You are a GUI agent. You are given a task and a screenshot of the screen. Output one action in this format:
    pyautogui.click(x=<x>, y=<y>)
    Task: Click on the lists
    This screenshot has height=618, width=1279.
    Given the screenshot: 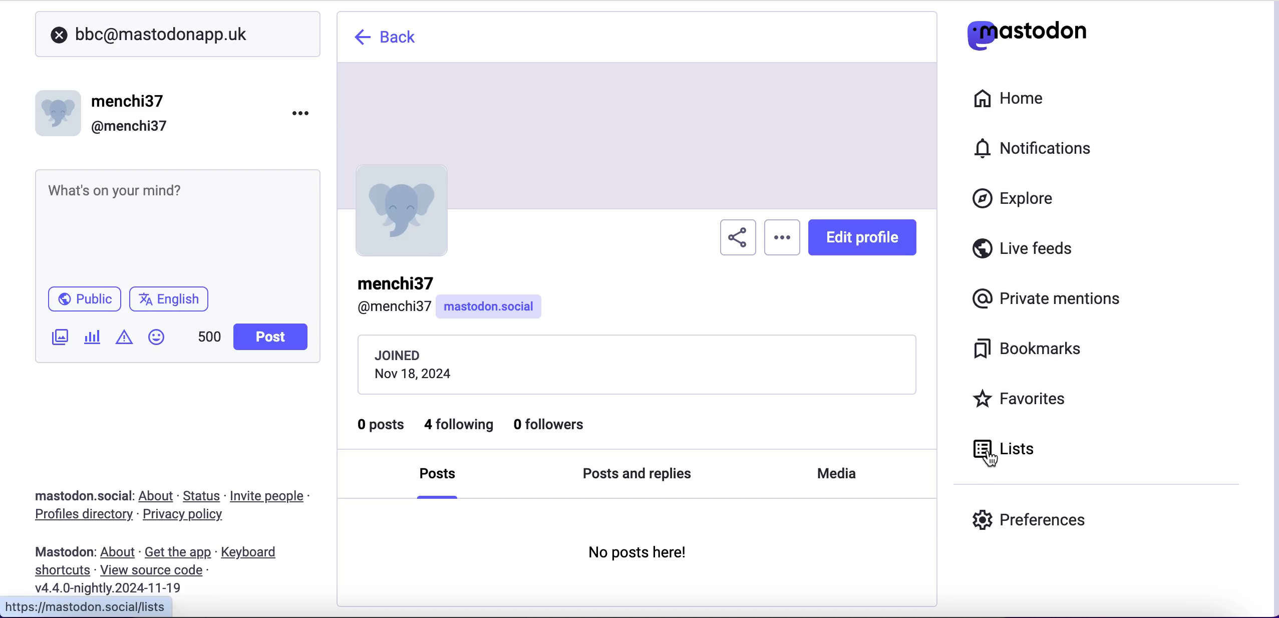 What is the action you would take?
    pyautogui.click(x=1024, y=448)
    